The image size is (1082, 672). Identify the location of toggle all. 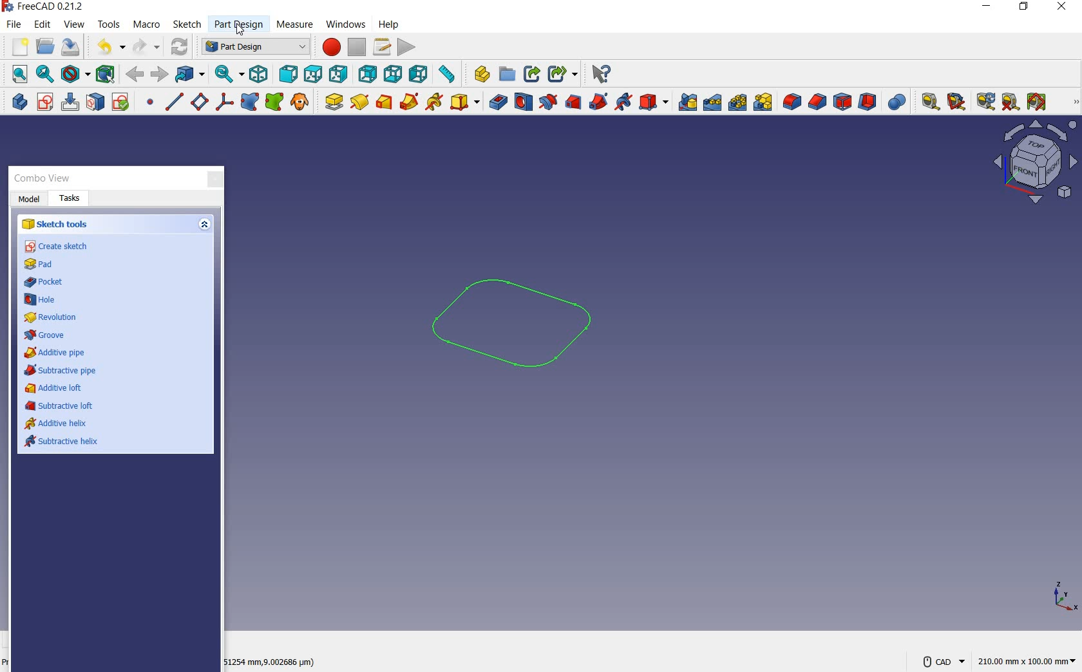
(1039, 102).